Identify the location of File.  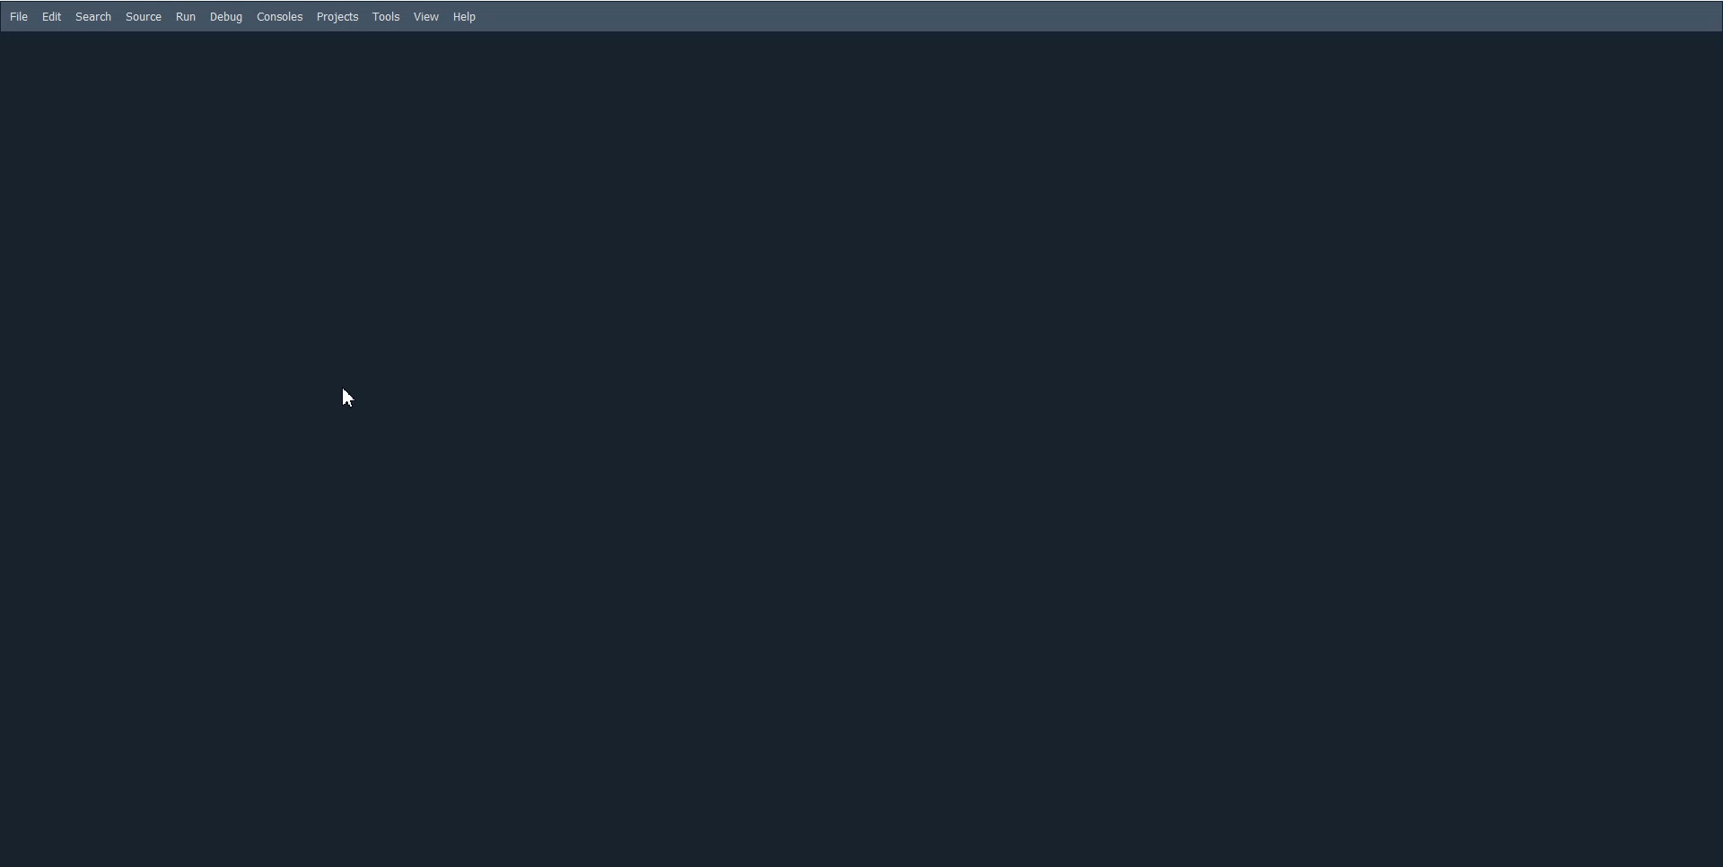
(18, 16).